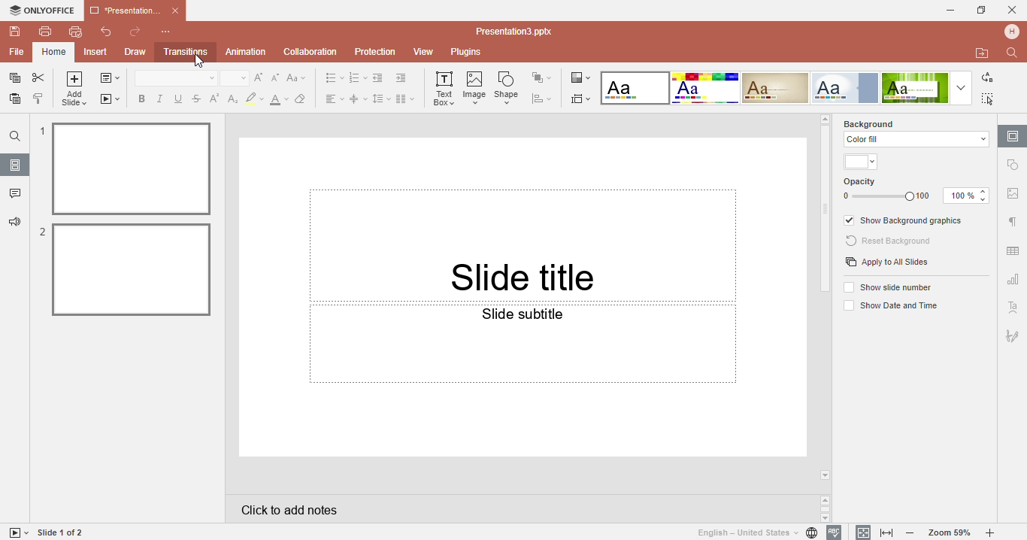 The width and height of the screenshot is (1027, 540). What do you see at coordinates (1012, 281) in the screenshot?
I see `Chart setting` at bounding box center [1012, 281].